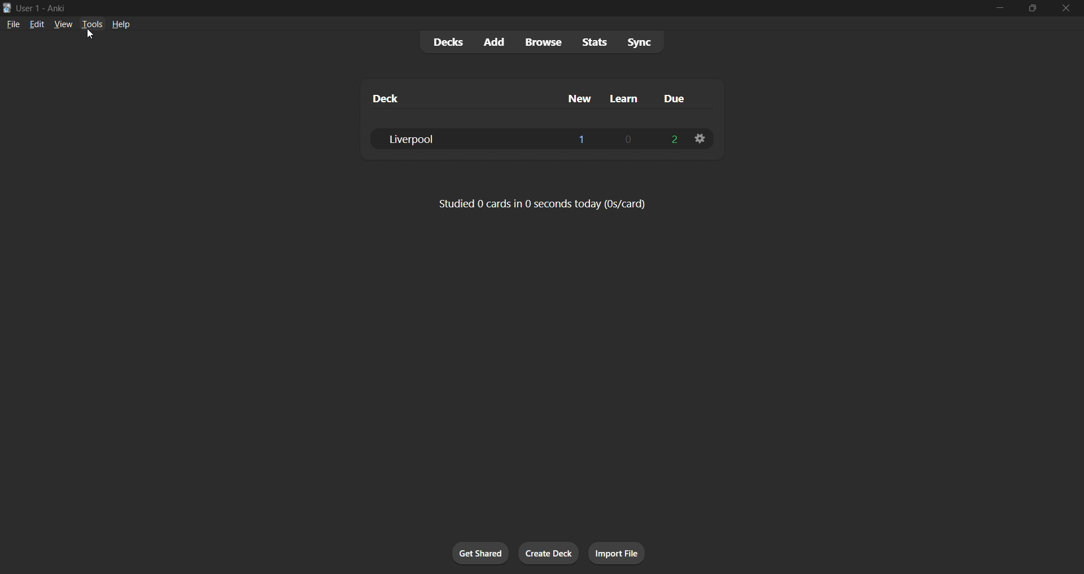 The width and height of the screenshot is (1084, 574). Describe the element at coordinates (1066, 8) in the screenshot. I see `close` at that location.